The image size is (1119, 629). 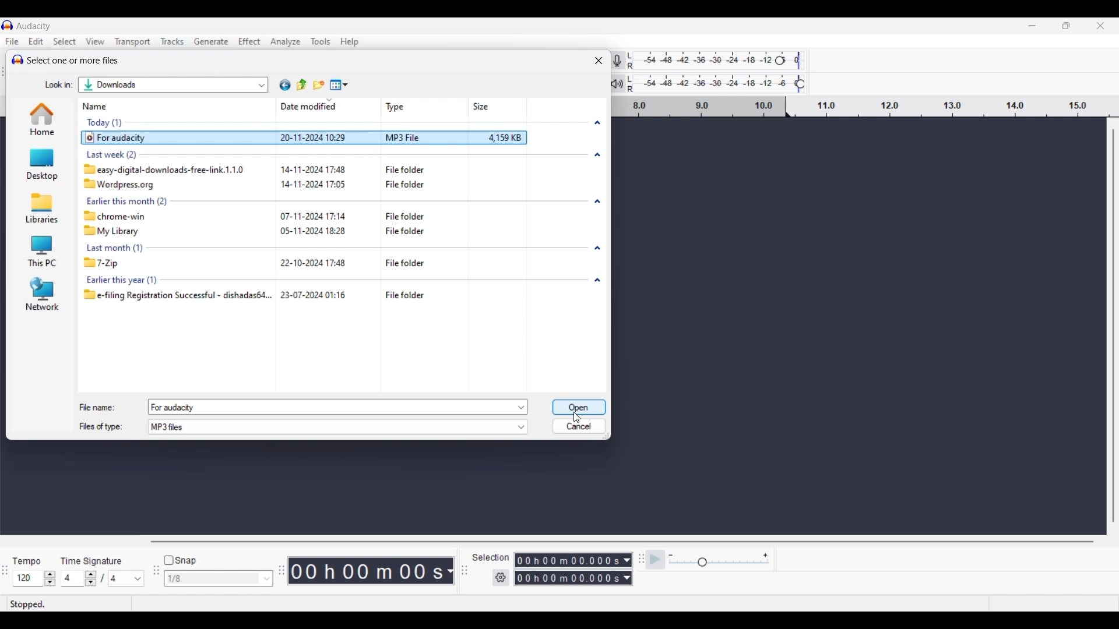 What do you see at coordinates (573, 579) in the screenshot?
I see `00h00m00.000s` at bounding box center [573, 579].